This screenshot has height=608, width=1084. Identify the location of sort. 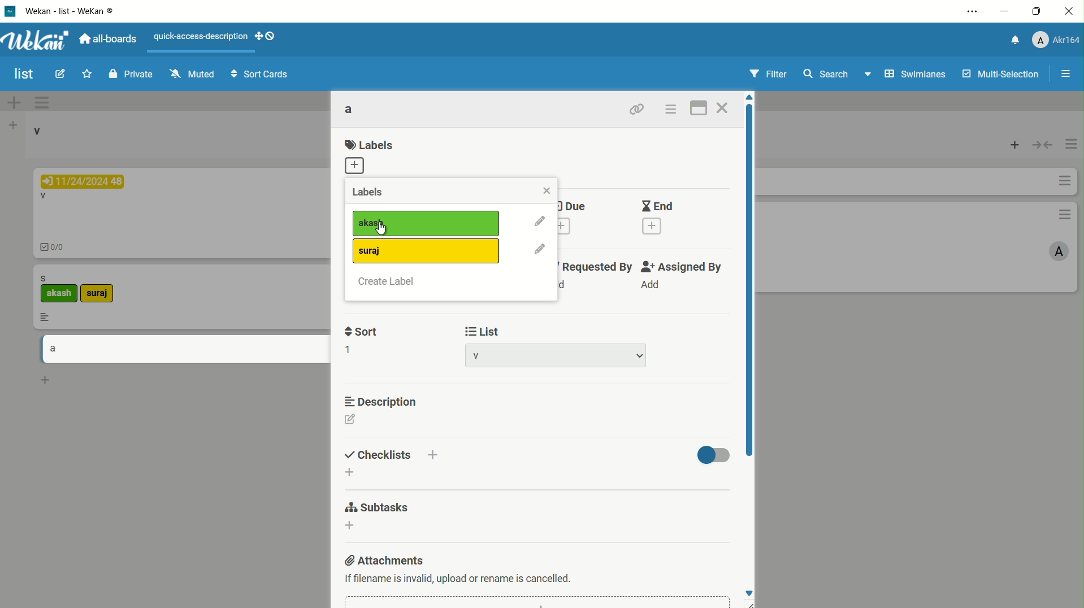
(363, 331).